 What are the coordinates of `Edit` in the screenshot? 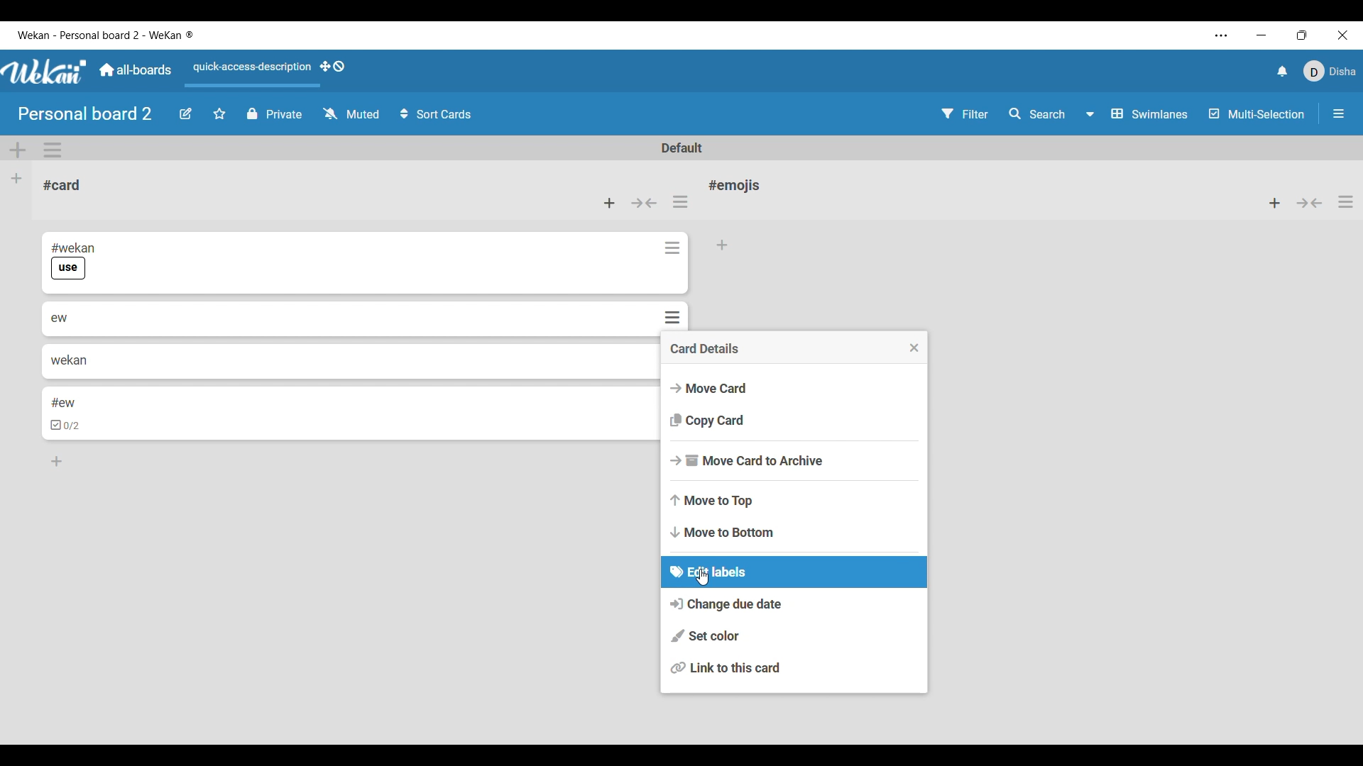 It's located at (185, 114).